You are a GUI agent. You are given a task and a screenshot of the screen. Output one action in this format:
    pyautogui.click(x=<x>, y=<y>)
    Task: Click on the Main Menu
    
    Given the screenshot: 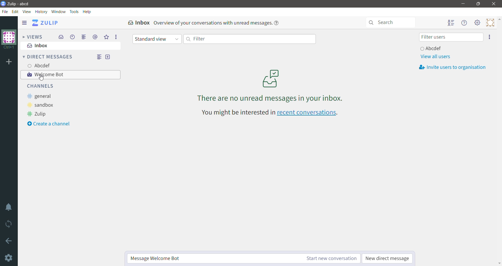 What is the action you would take?
    pyautogui.click(x=477, y=23)
    